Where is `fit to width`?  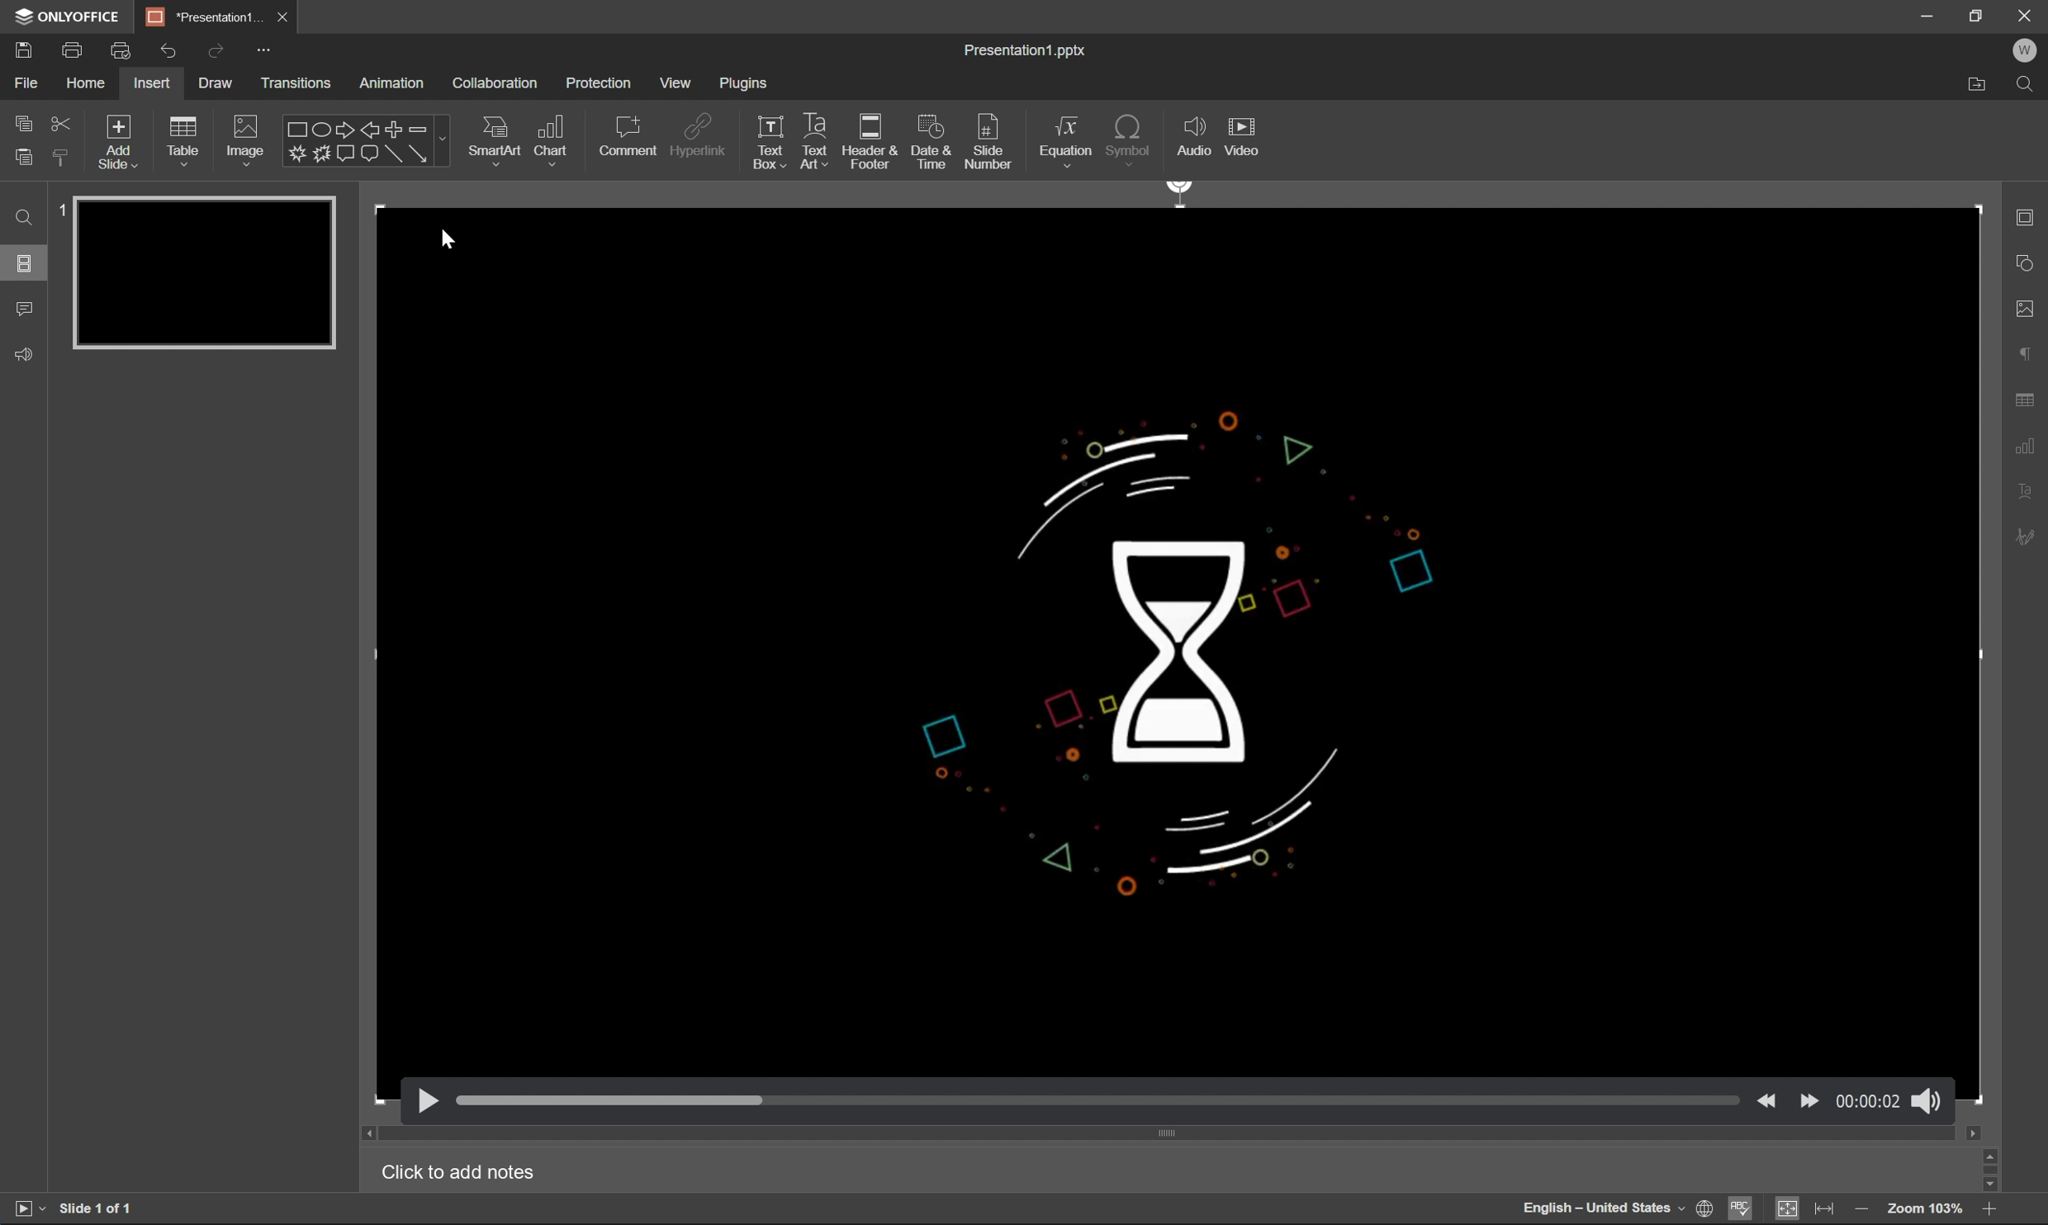 fit to width is located at coordinates (1823, 1206).